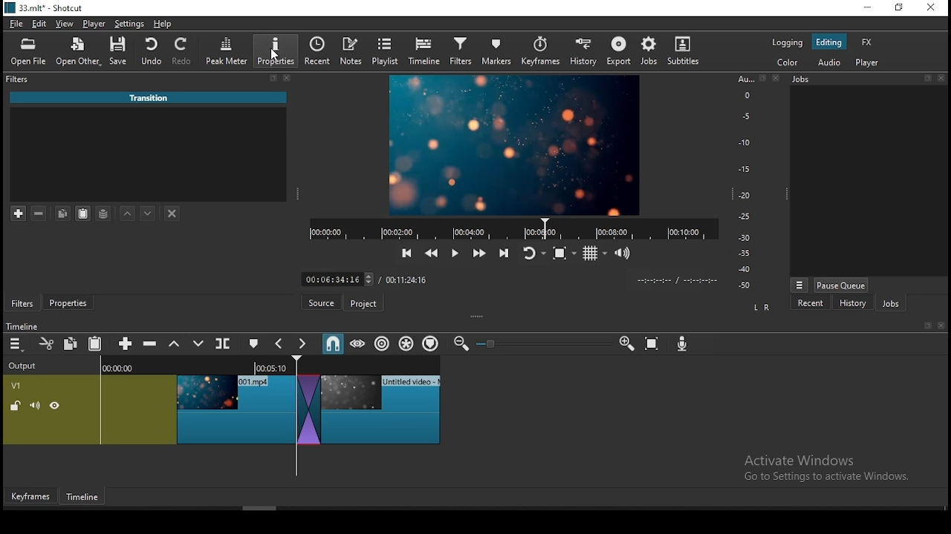  Describe the element at coordinates (505, 278) in the screenshot. I see `` at that location.